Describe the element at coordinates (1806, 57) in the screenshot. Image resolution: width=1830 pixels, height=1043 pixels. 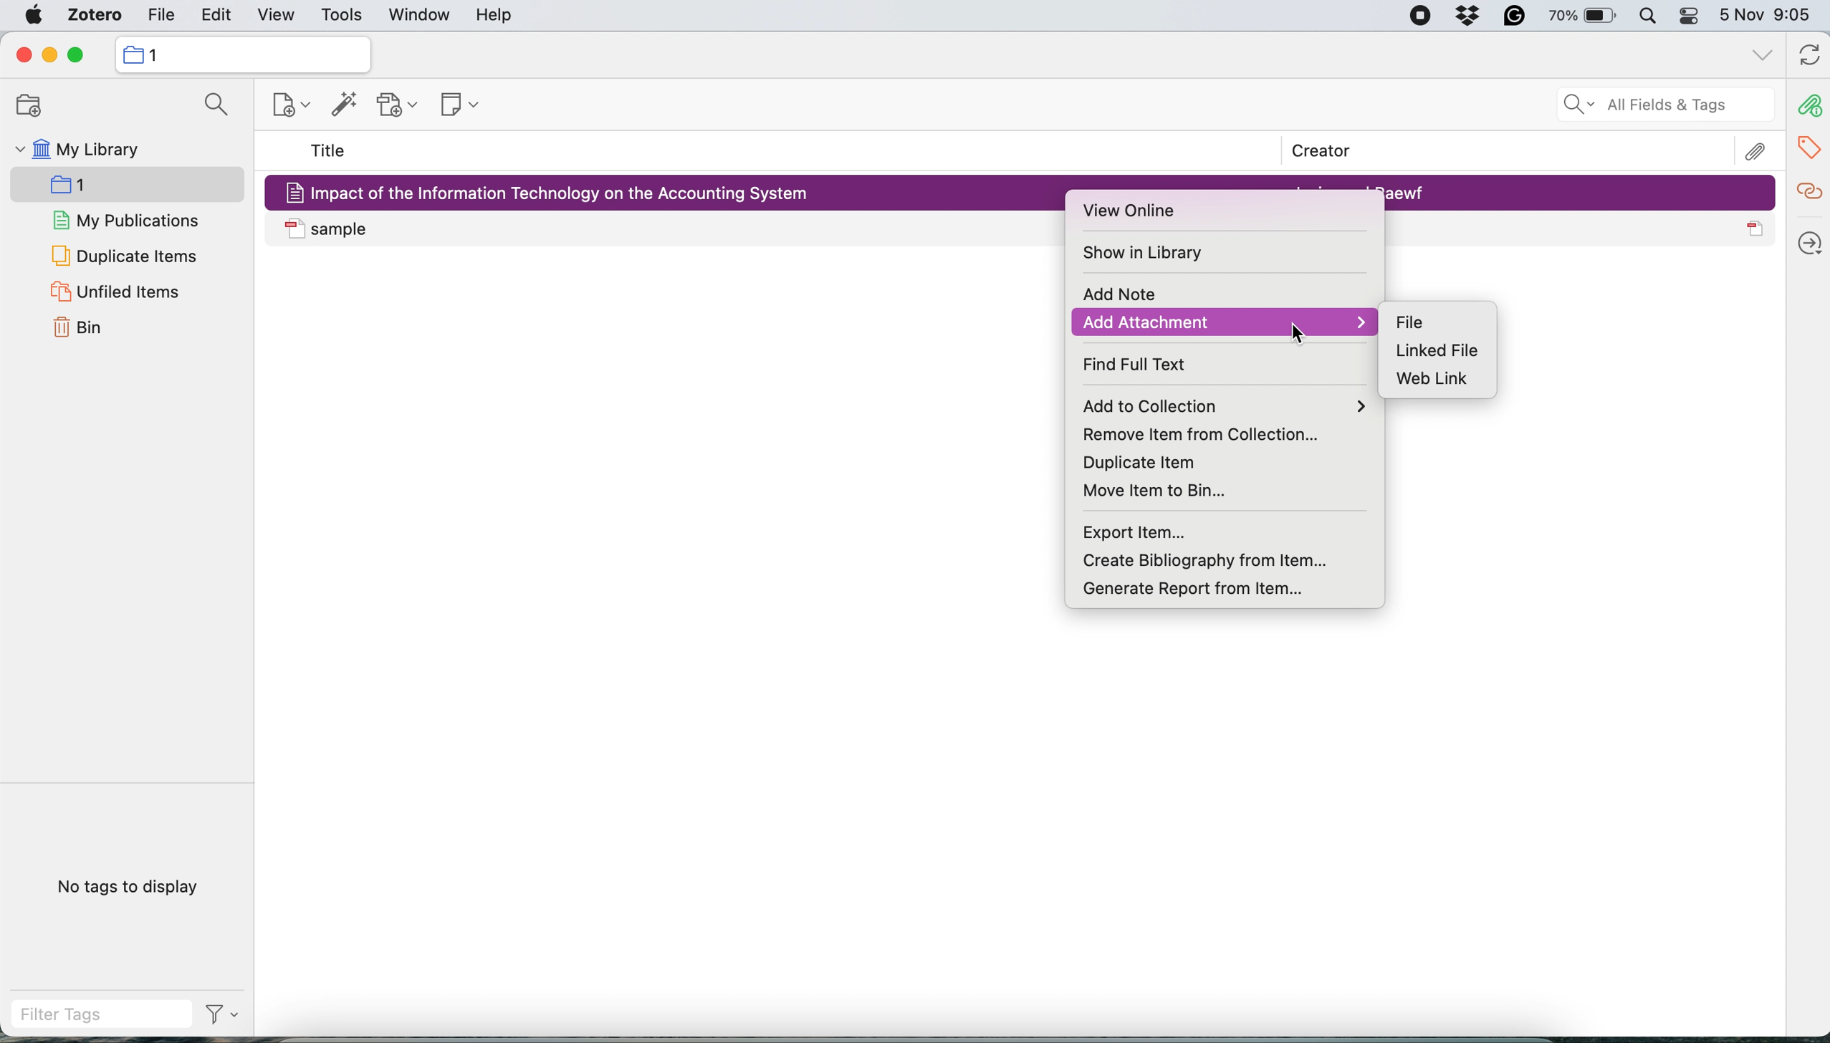
I see `refresh` at that location.